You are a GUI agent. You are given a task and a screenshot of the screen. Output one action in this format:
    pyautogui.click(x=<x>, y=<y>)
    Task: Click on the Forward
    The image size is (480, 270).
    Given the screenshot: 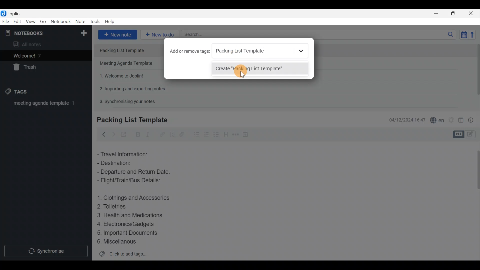 What is the action you would take?
    pyautogui.click(x=112, y=134)
    